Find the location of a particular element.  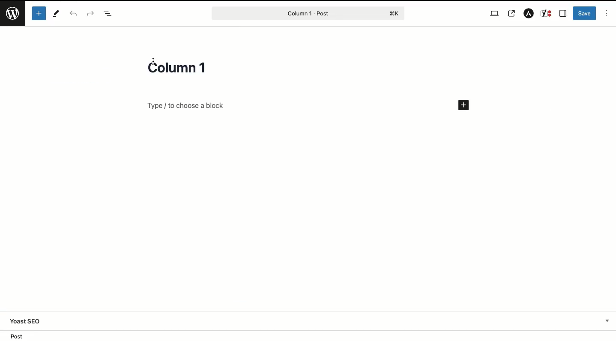

Post is located at coordinates (308, 13).